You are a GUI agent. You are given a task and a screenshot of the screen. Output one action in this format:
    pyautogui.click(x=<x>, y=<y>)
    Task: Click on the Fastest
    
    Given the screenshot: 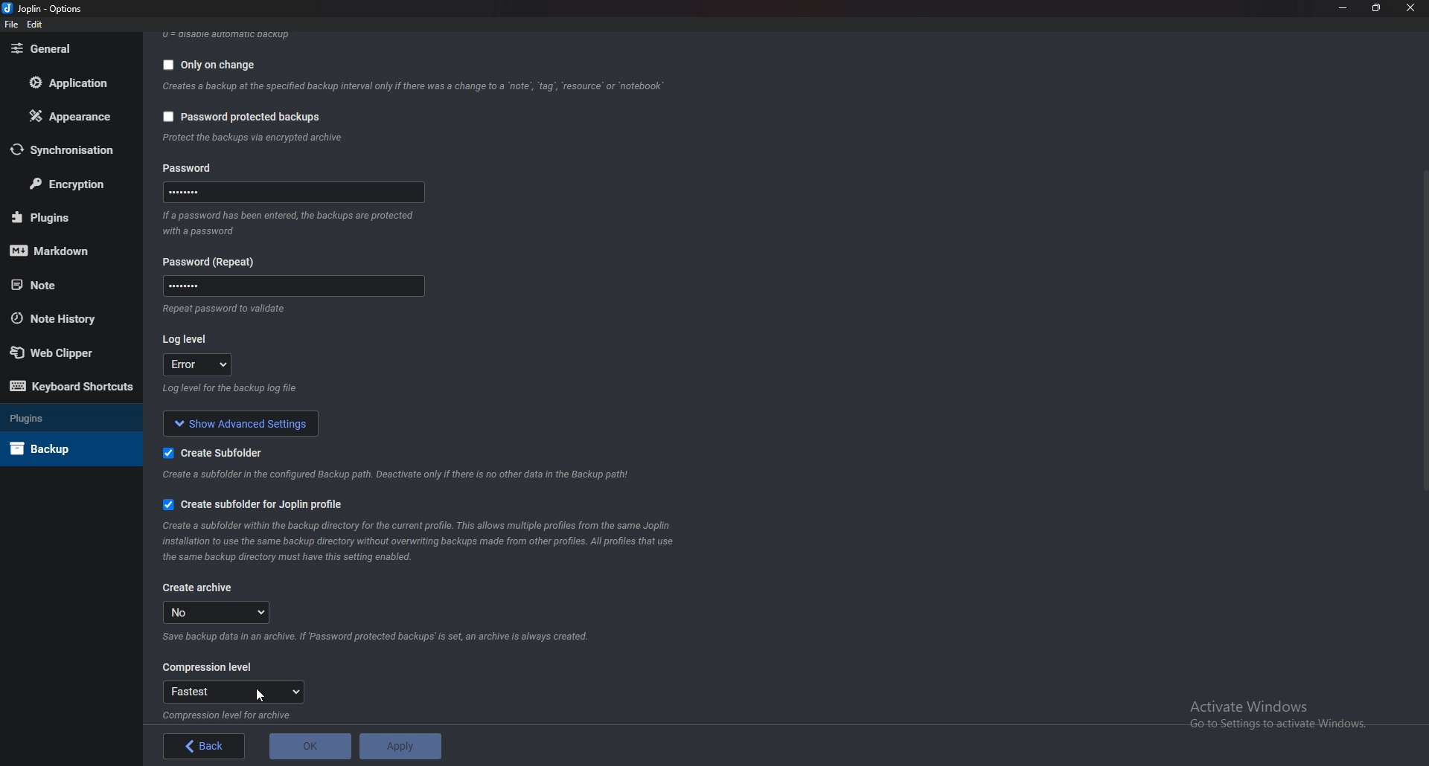 What is the action you would take?
    pyautogui.click(x=234, y=692)
    